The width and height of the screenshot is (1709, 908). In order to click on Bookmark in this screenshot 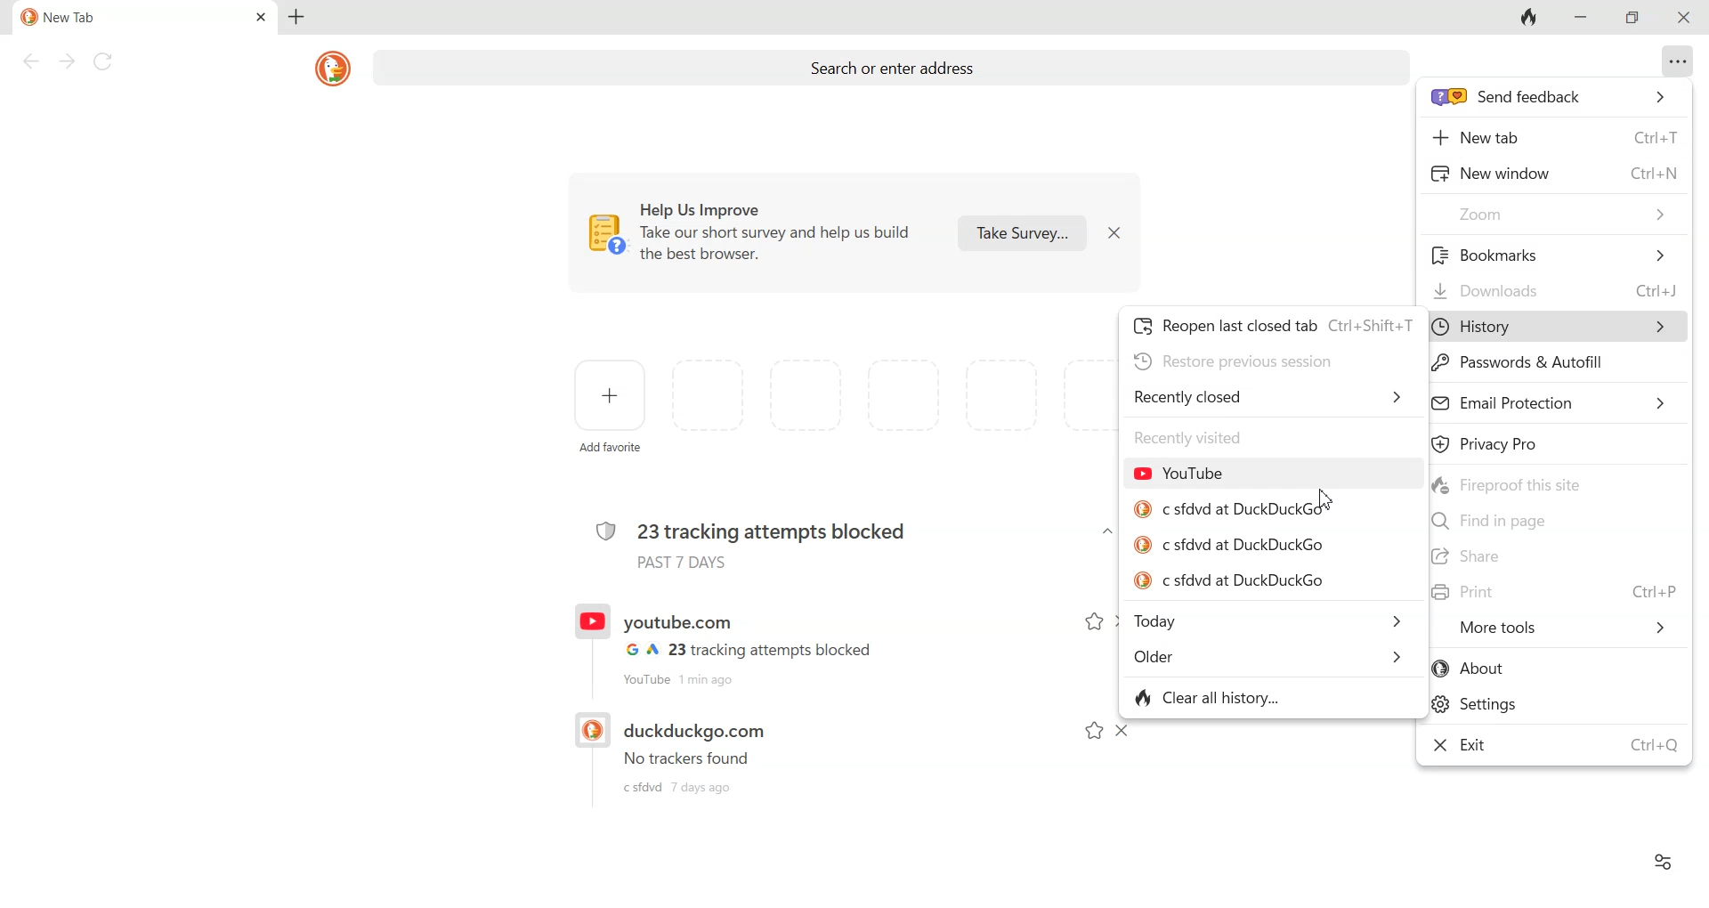, I will do `click(1553, 255)`.